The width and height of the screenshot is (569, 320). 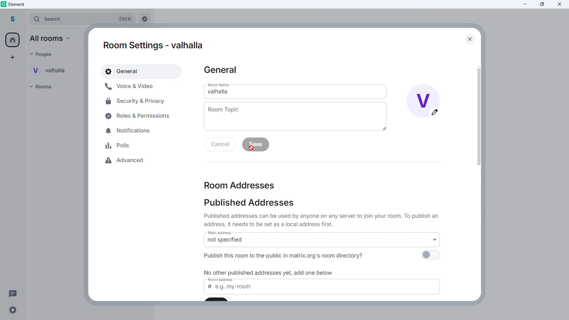 I want to click on User Conversation  , so click(x=58, y=70).